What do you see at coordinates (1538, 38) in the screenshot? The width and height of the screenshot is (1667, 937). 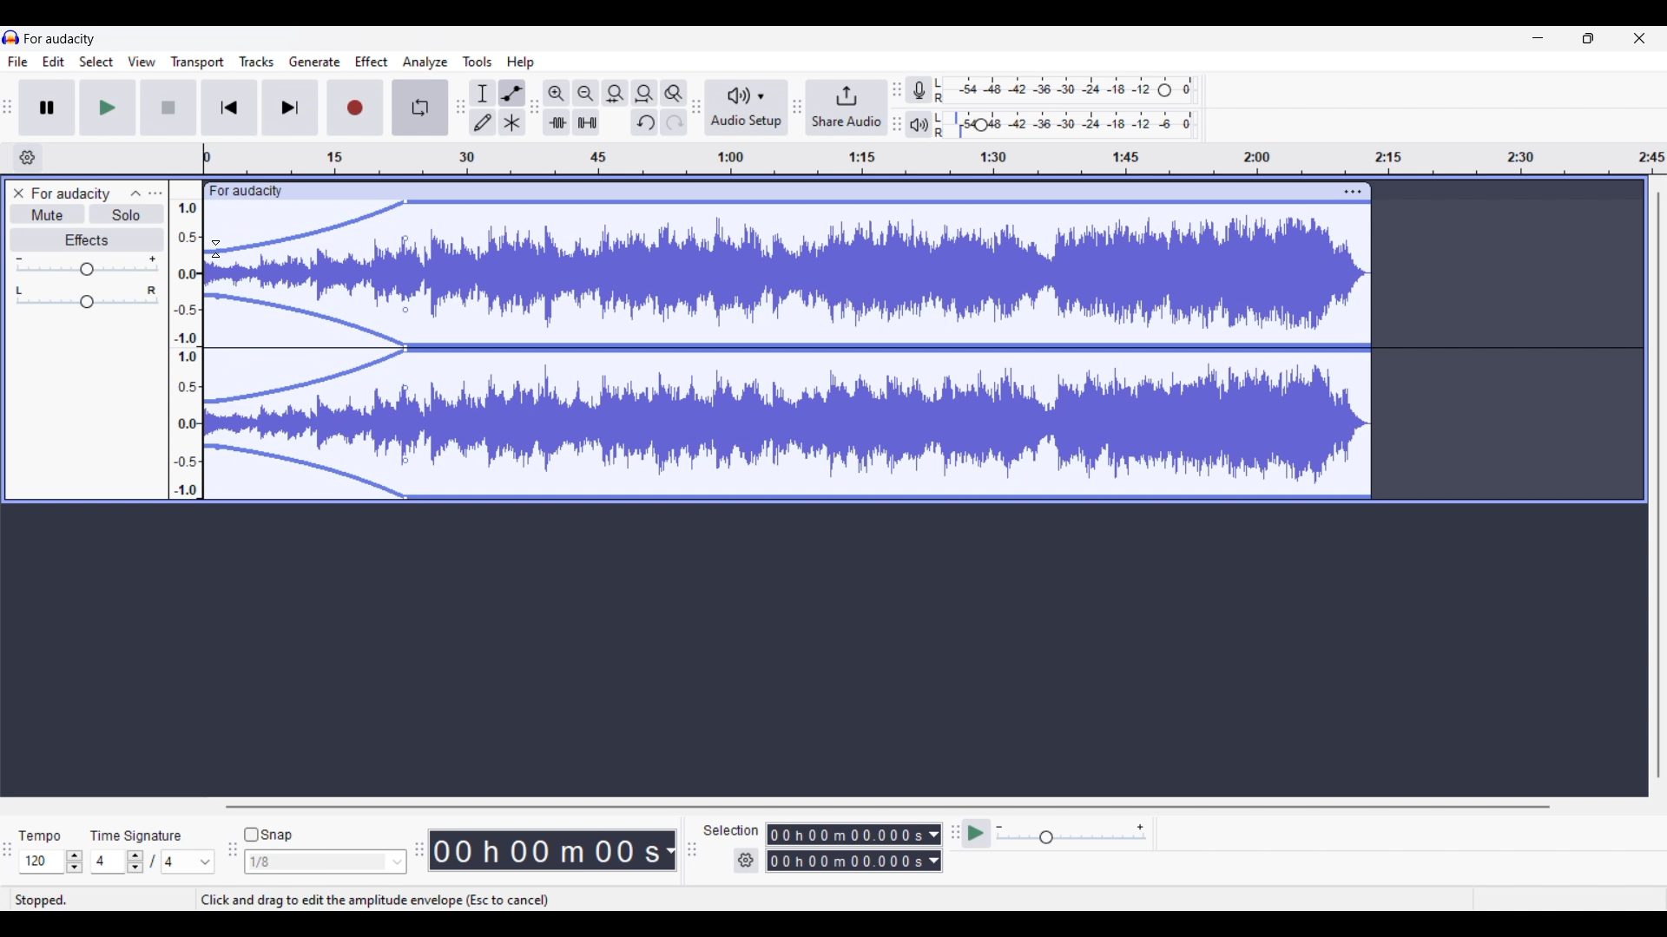 I see `Minimize ` at bounding box center [1538, 38].